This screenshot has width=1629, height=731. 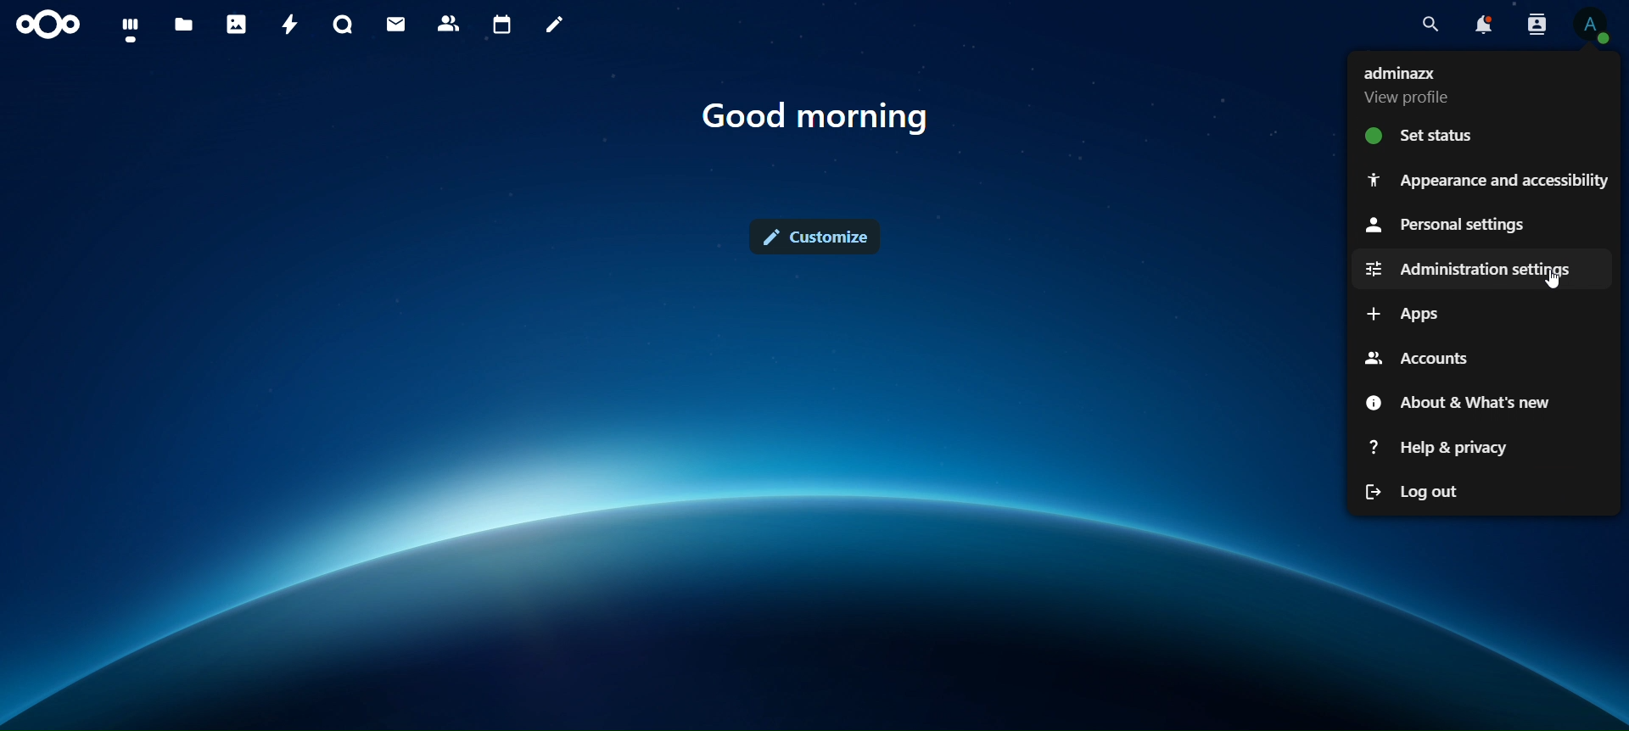 I want to click on notes, so click(x=557, y=26).